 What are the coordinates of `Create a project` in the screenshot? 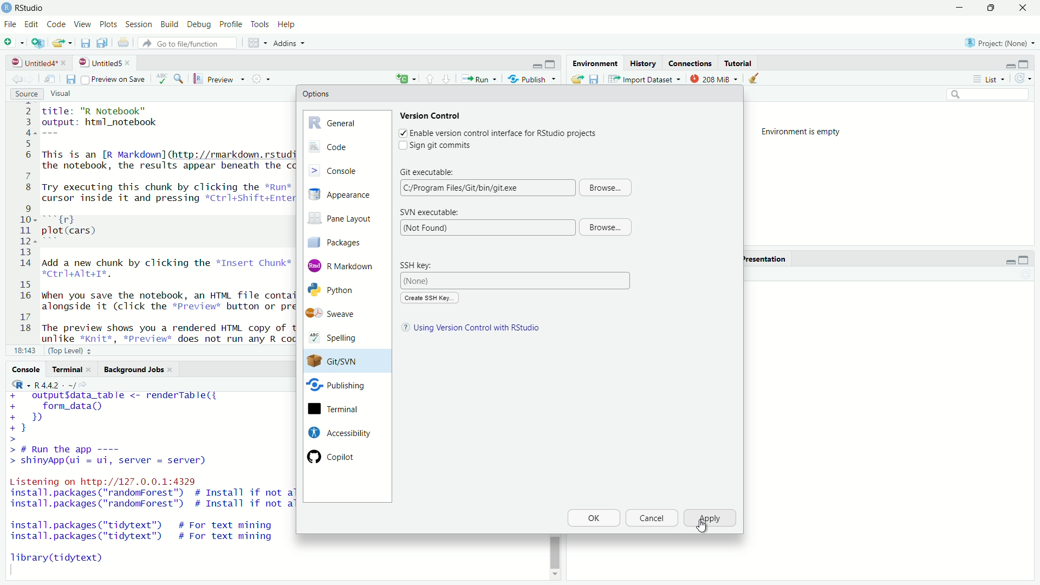 It's located at (38, 42).